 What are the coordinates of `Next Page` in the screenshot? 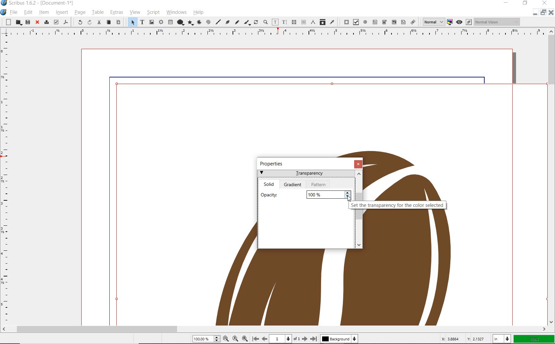 It's located at (305, 339).